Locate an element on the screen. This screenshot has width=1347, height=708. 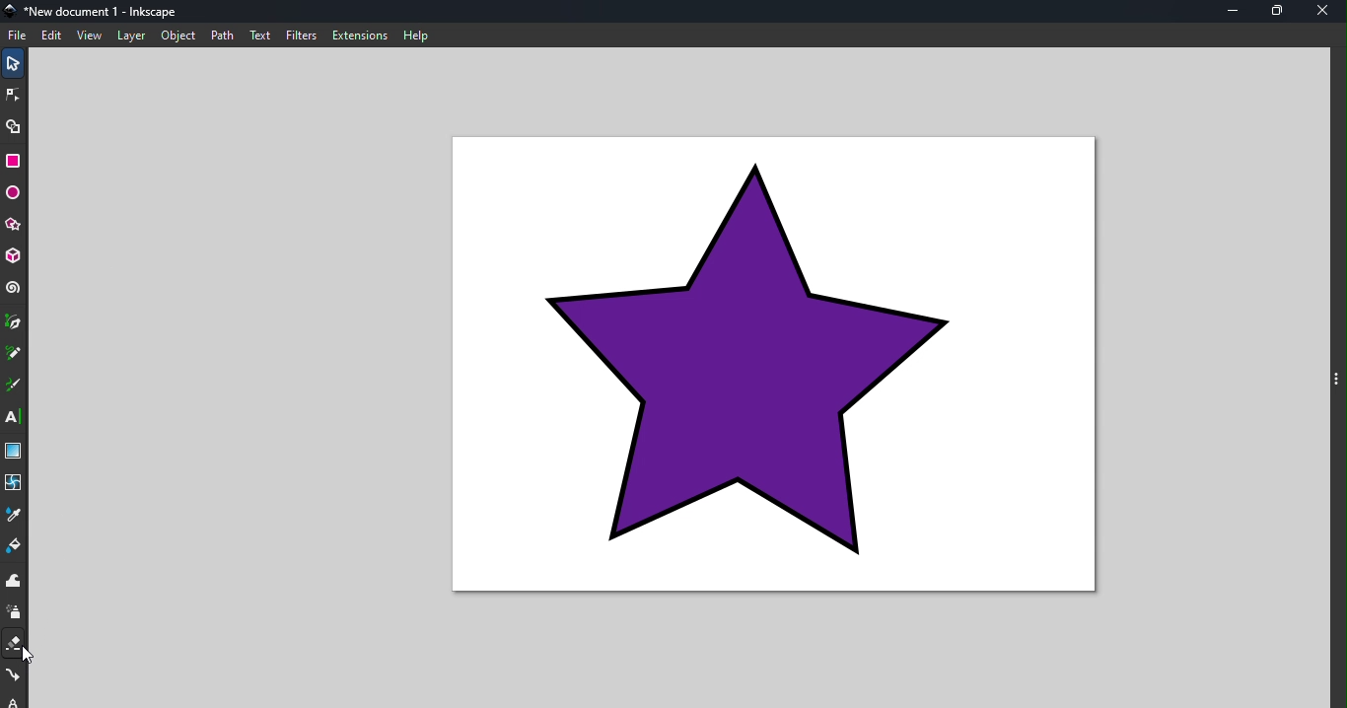
pen tool is located at coordinates (14, 322).